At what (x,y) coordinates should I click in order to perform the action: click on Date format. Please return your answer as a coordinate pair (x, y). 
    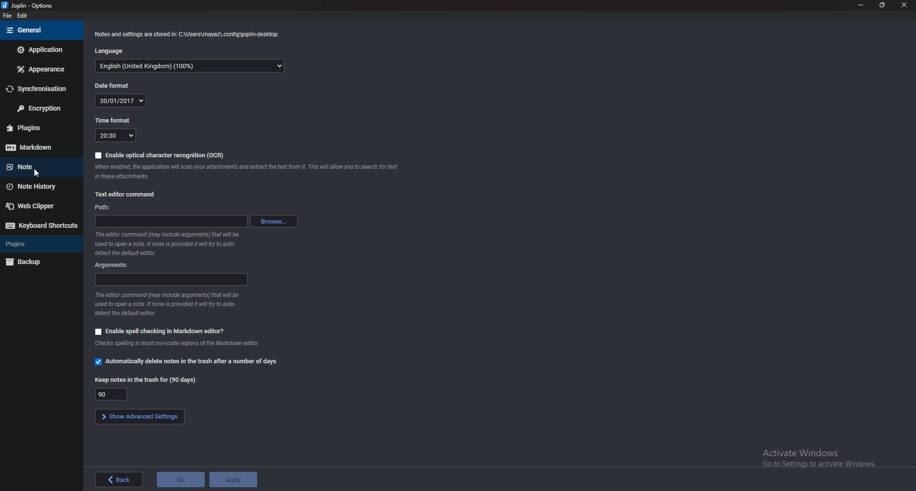
    Looking at the image, I should click on (111, 85).